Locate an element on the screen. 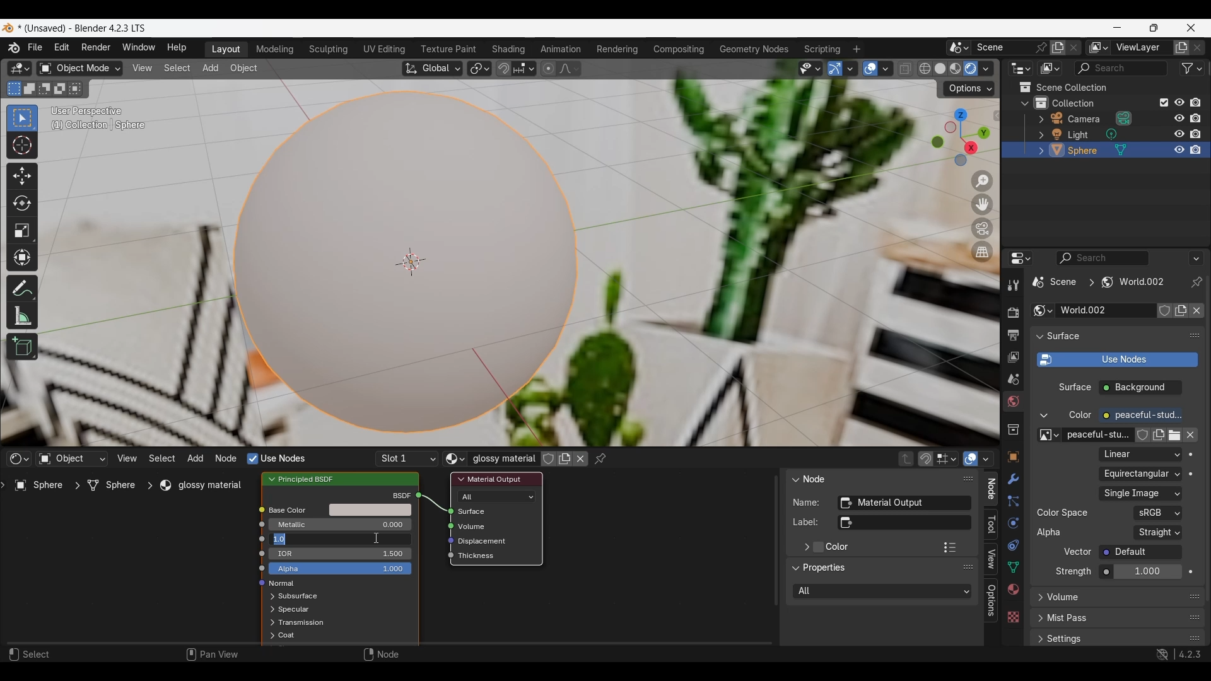 The image size is (1211, 681). Viewport shading: material preview is located at coordinates (956, 69).